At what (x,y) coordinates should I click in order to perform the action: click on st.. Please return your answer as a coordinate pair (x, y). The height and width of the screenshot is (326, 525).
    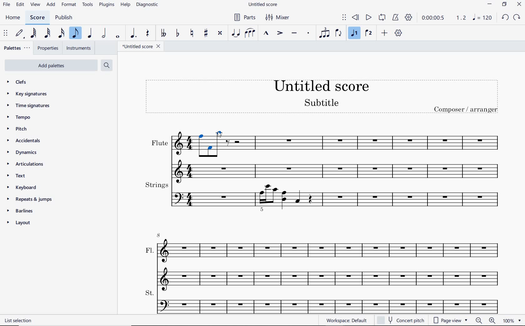
    Looking at the image, I should click on (329, 301).